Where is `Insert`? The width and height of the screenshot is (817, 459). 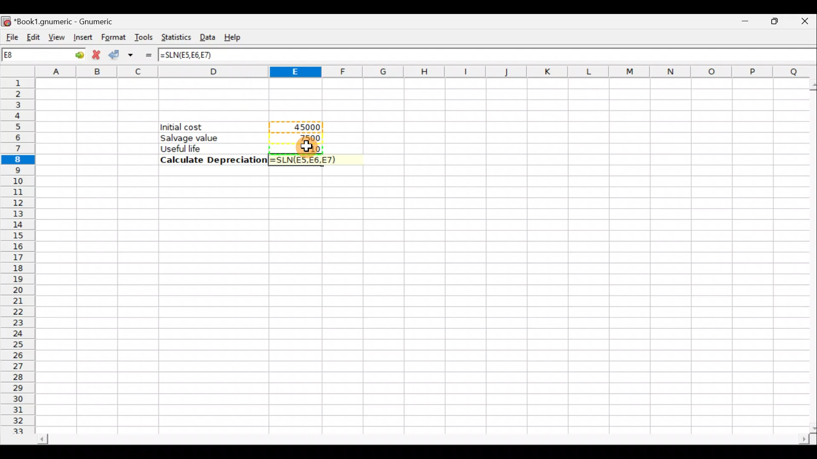 Insert is located at coordinates (82, 37).